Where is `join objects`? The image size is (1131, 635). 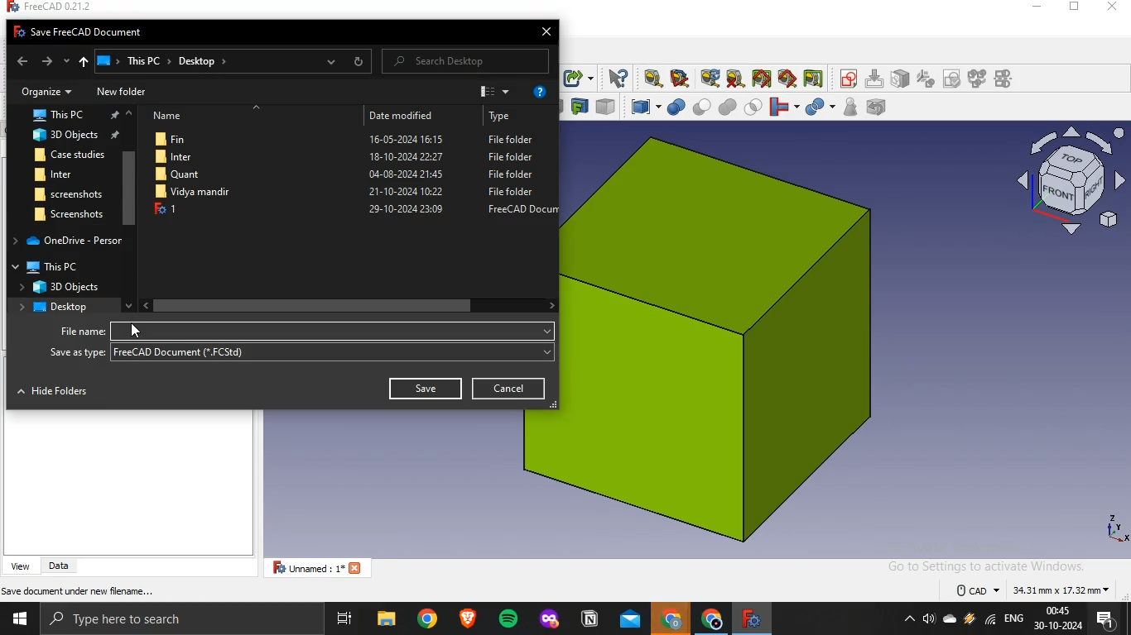 join objects is located at coordinates (782, 105).